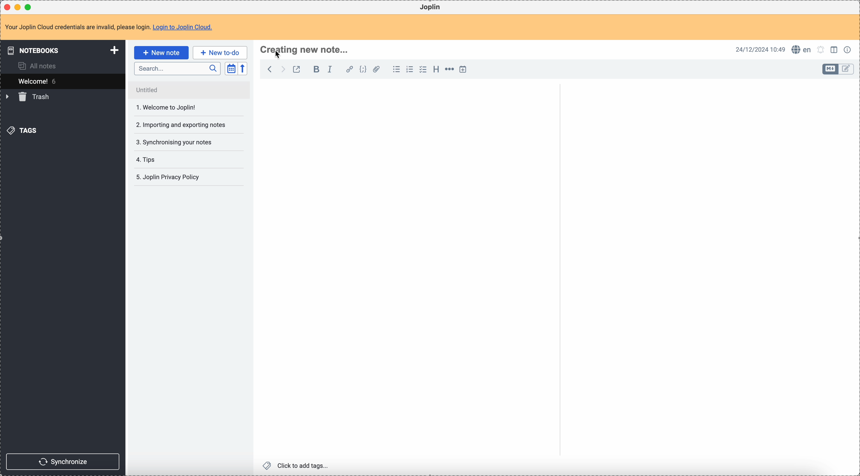 The image size is (860, 476). What do you see at coordinates (166, 160) in the screenshot?
I see `tips` at bounding box center [166, 160].